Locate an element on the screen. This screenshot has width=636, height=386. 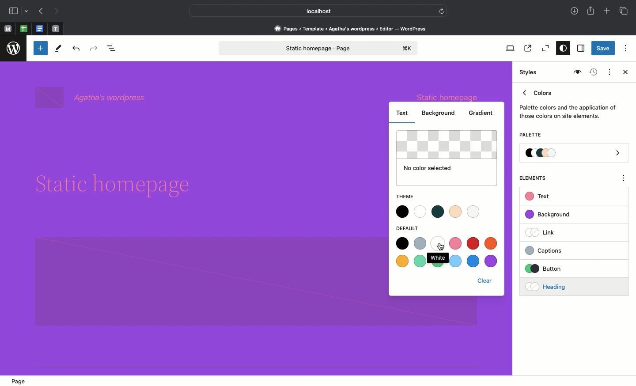
Styles is located at coordinates (561, 49).